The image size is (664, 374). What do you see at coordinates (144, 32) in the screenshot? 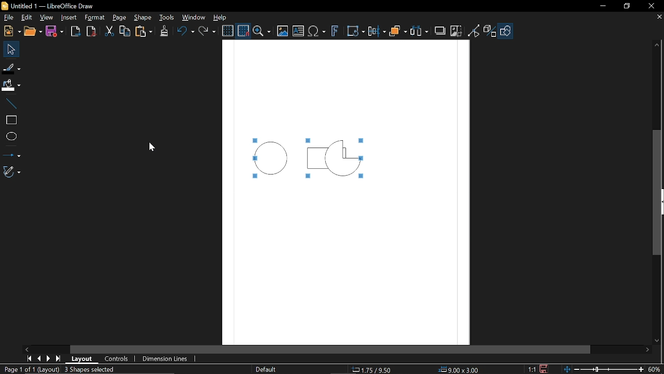
I see `paste` at bounding box center [144, 32].